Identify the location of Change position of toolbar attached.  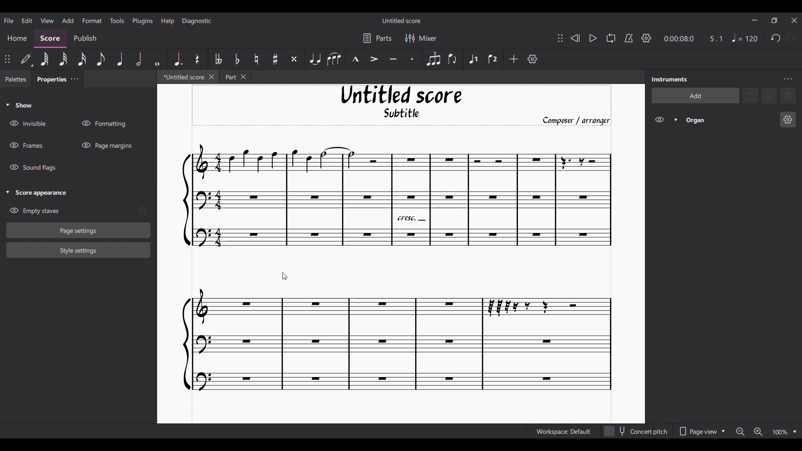
(560, 38).